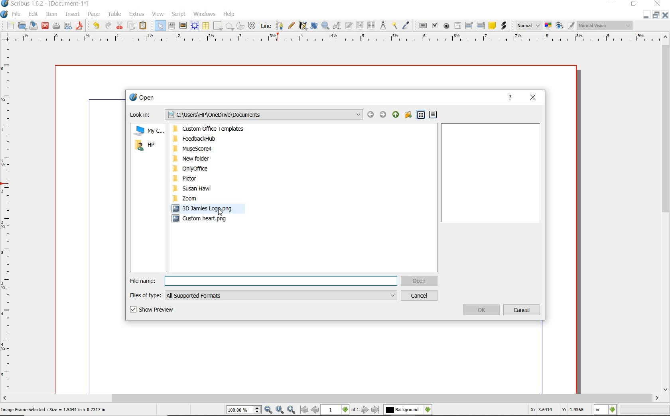 Image resolution: width=670 pixels, height=416 pixels. What do you see at coordinates (292, 26) in the screenshot?
I see `freehand line` at bounding box center [292, 26].